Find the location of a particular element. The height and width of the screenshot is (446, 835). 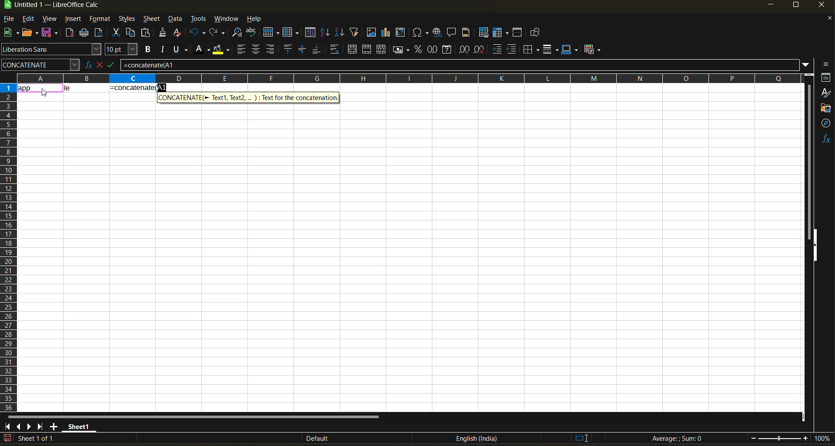

undo is located at coordinates (197, 33).